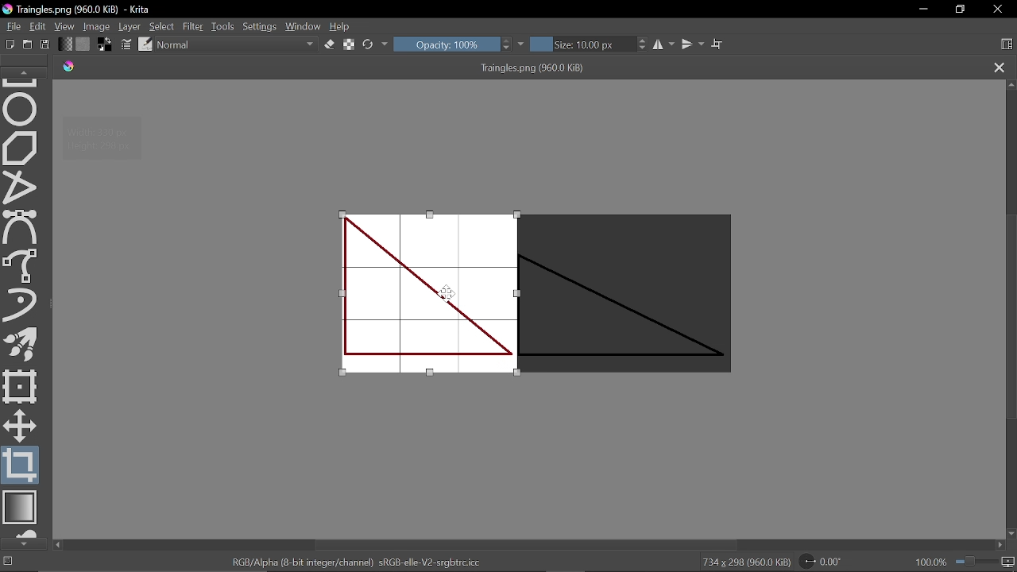 The image size is (1017, 572). What do you see at coordinates (923, 10) in the screenshot?
I see `Minimize` at bounding box center [923, 10].